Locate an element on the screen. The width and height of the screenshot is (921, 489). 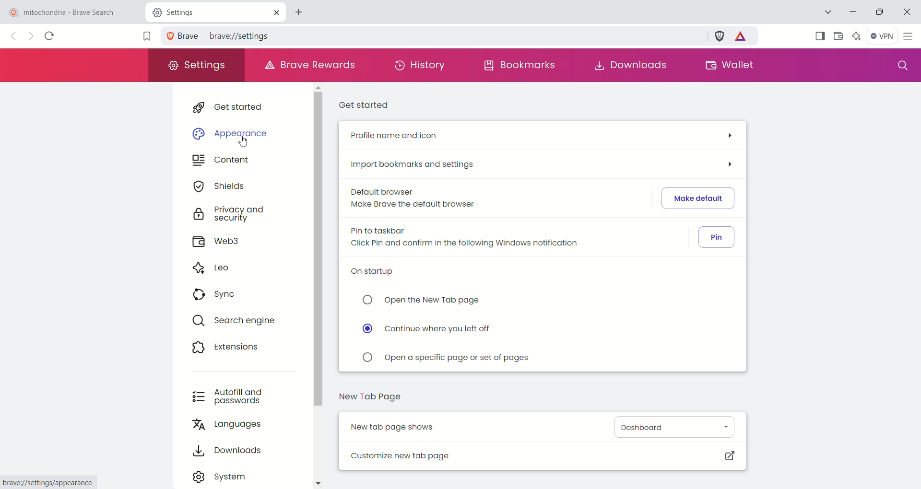
wallet is located at coordinates (838, 36).